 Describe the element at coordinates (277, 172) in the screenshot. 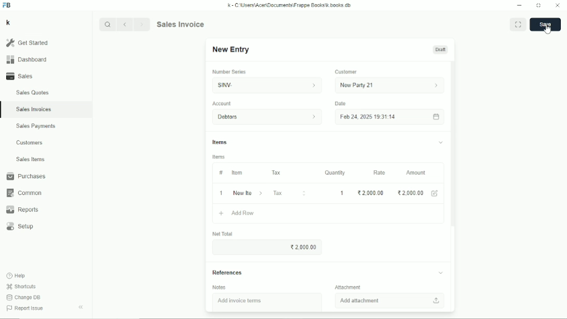

I see `Tax` at that location.